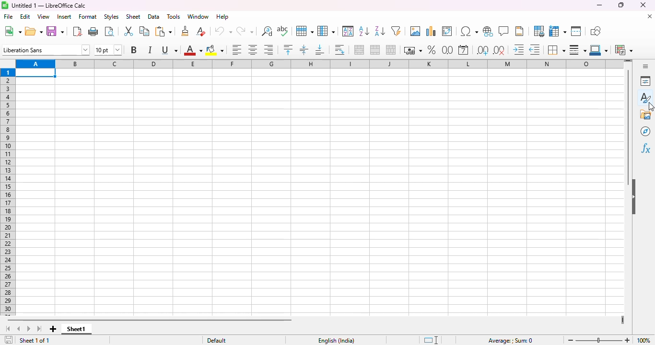 This screenshot has height=345, width=655. What do you see at coordinates (336, 341) in the screenshot?
I see `text language` at bounding box center [336, 341].